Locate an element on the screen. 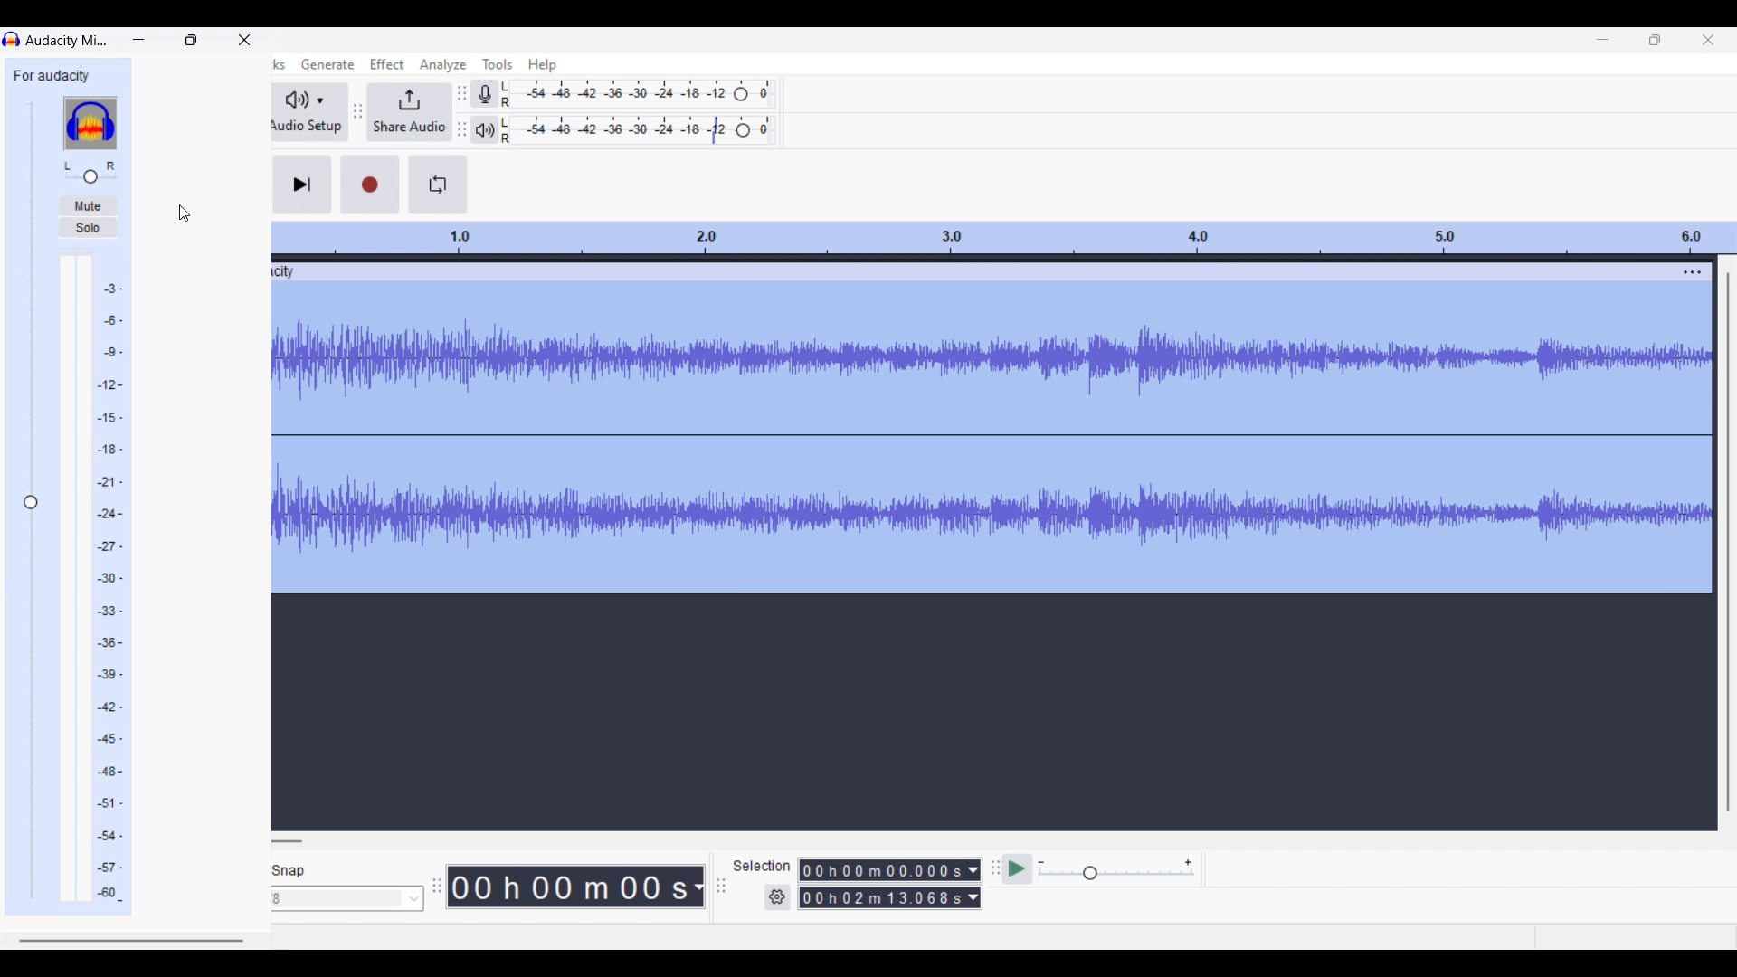 Image resolution: width=1737 pixels, height=977 pixels. Software logo is located at coordinates (90, 124).